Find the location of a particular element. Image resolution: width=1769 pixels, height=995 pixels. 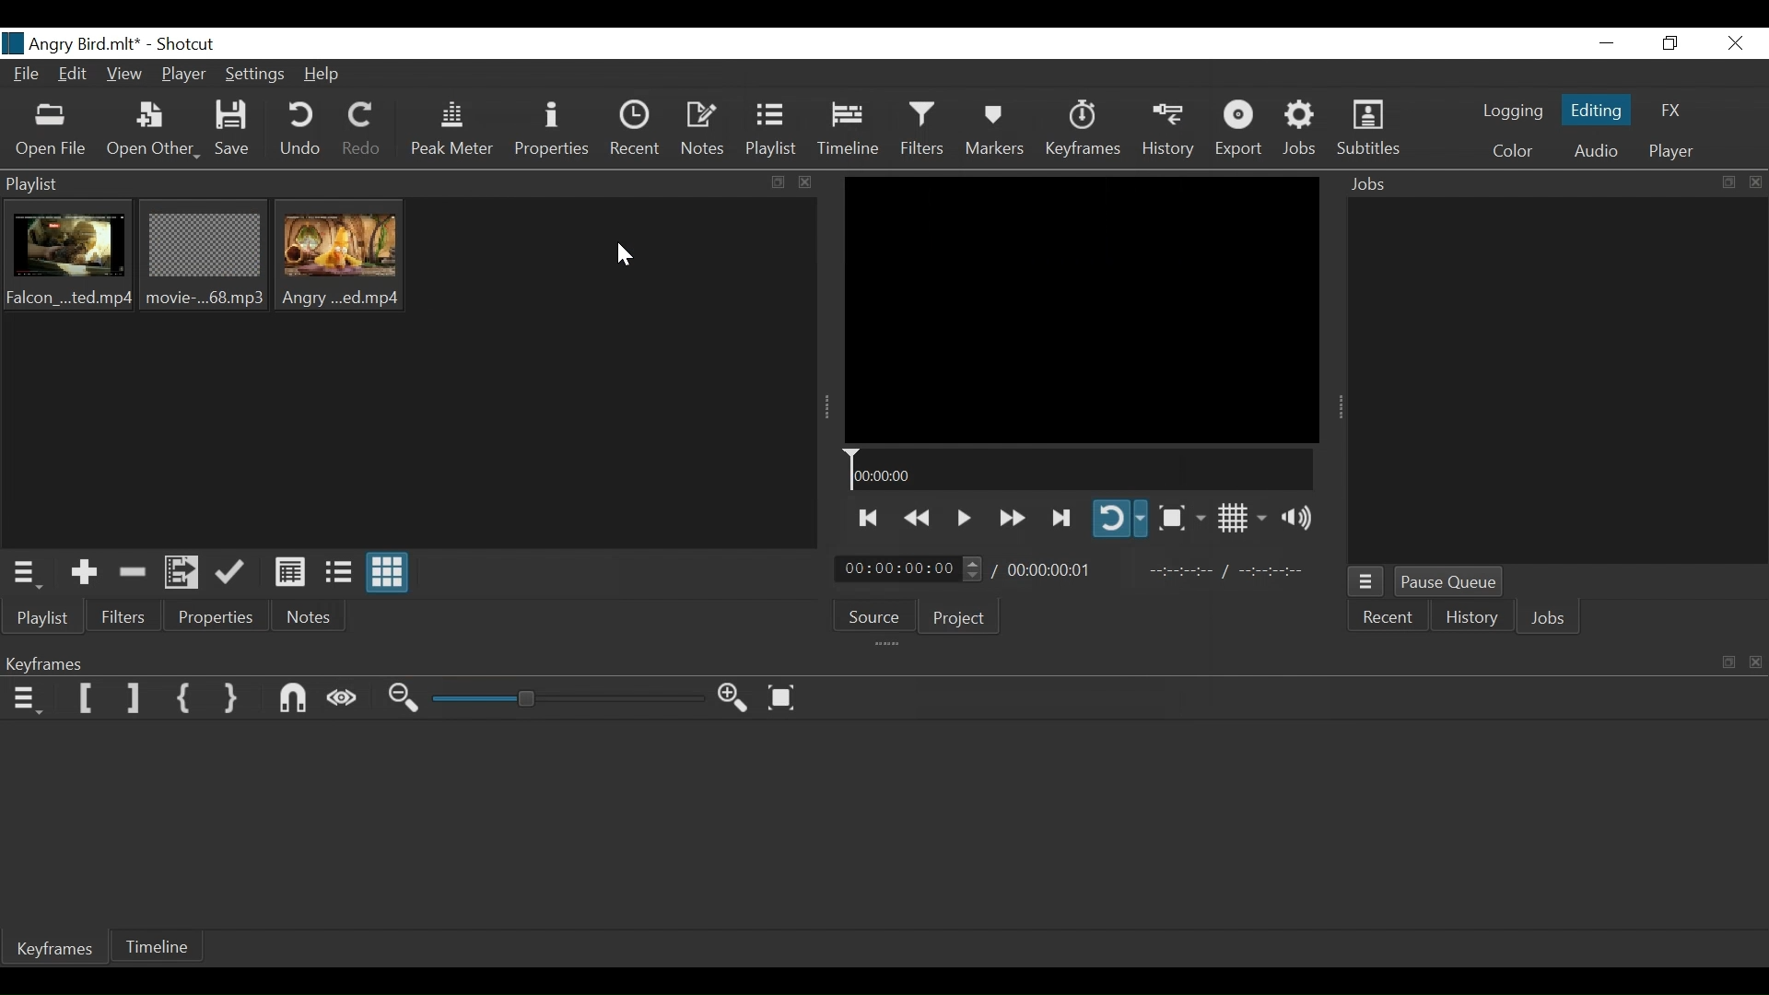

Help is located at coordinates (323, 76).